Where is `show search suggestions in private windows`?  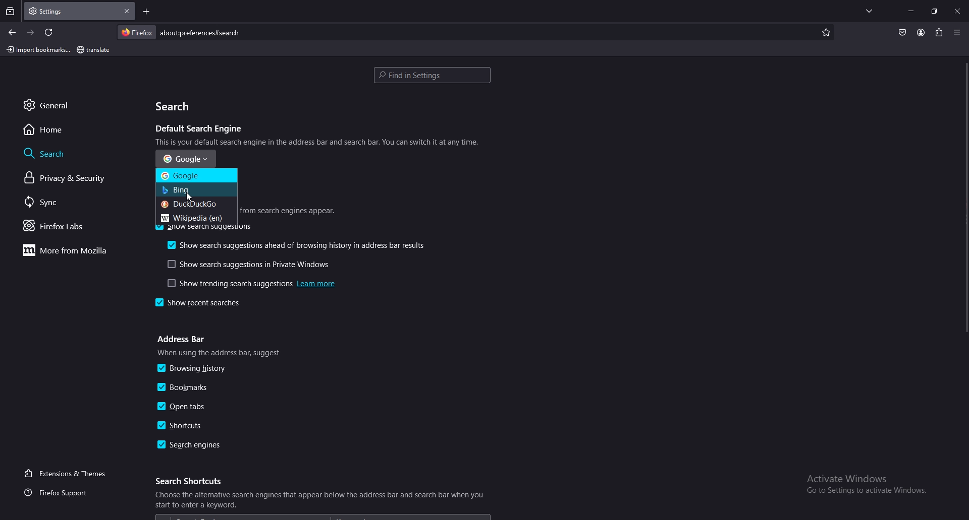 show search suggestions in private windows is located at coordinates (249, 264).